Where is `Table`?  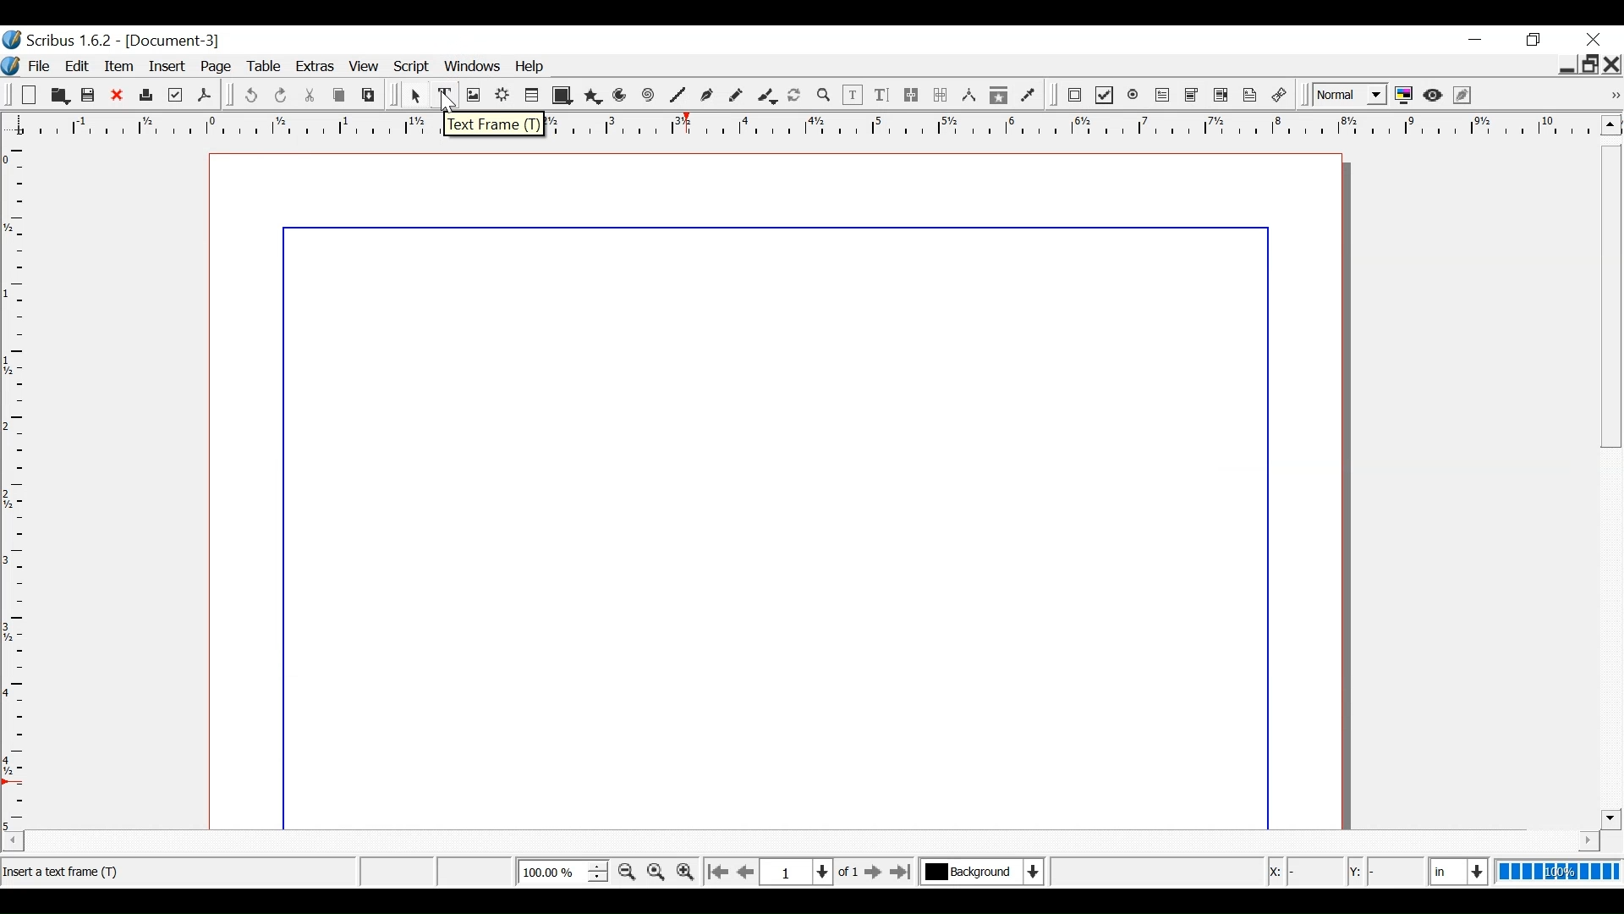 Table is located at coordinates (534, 96).